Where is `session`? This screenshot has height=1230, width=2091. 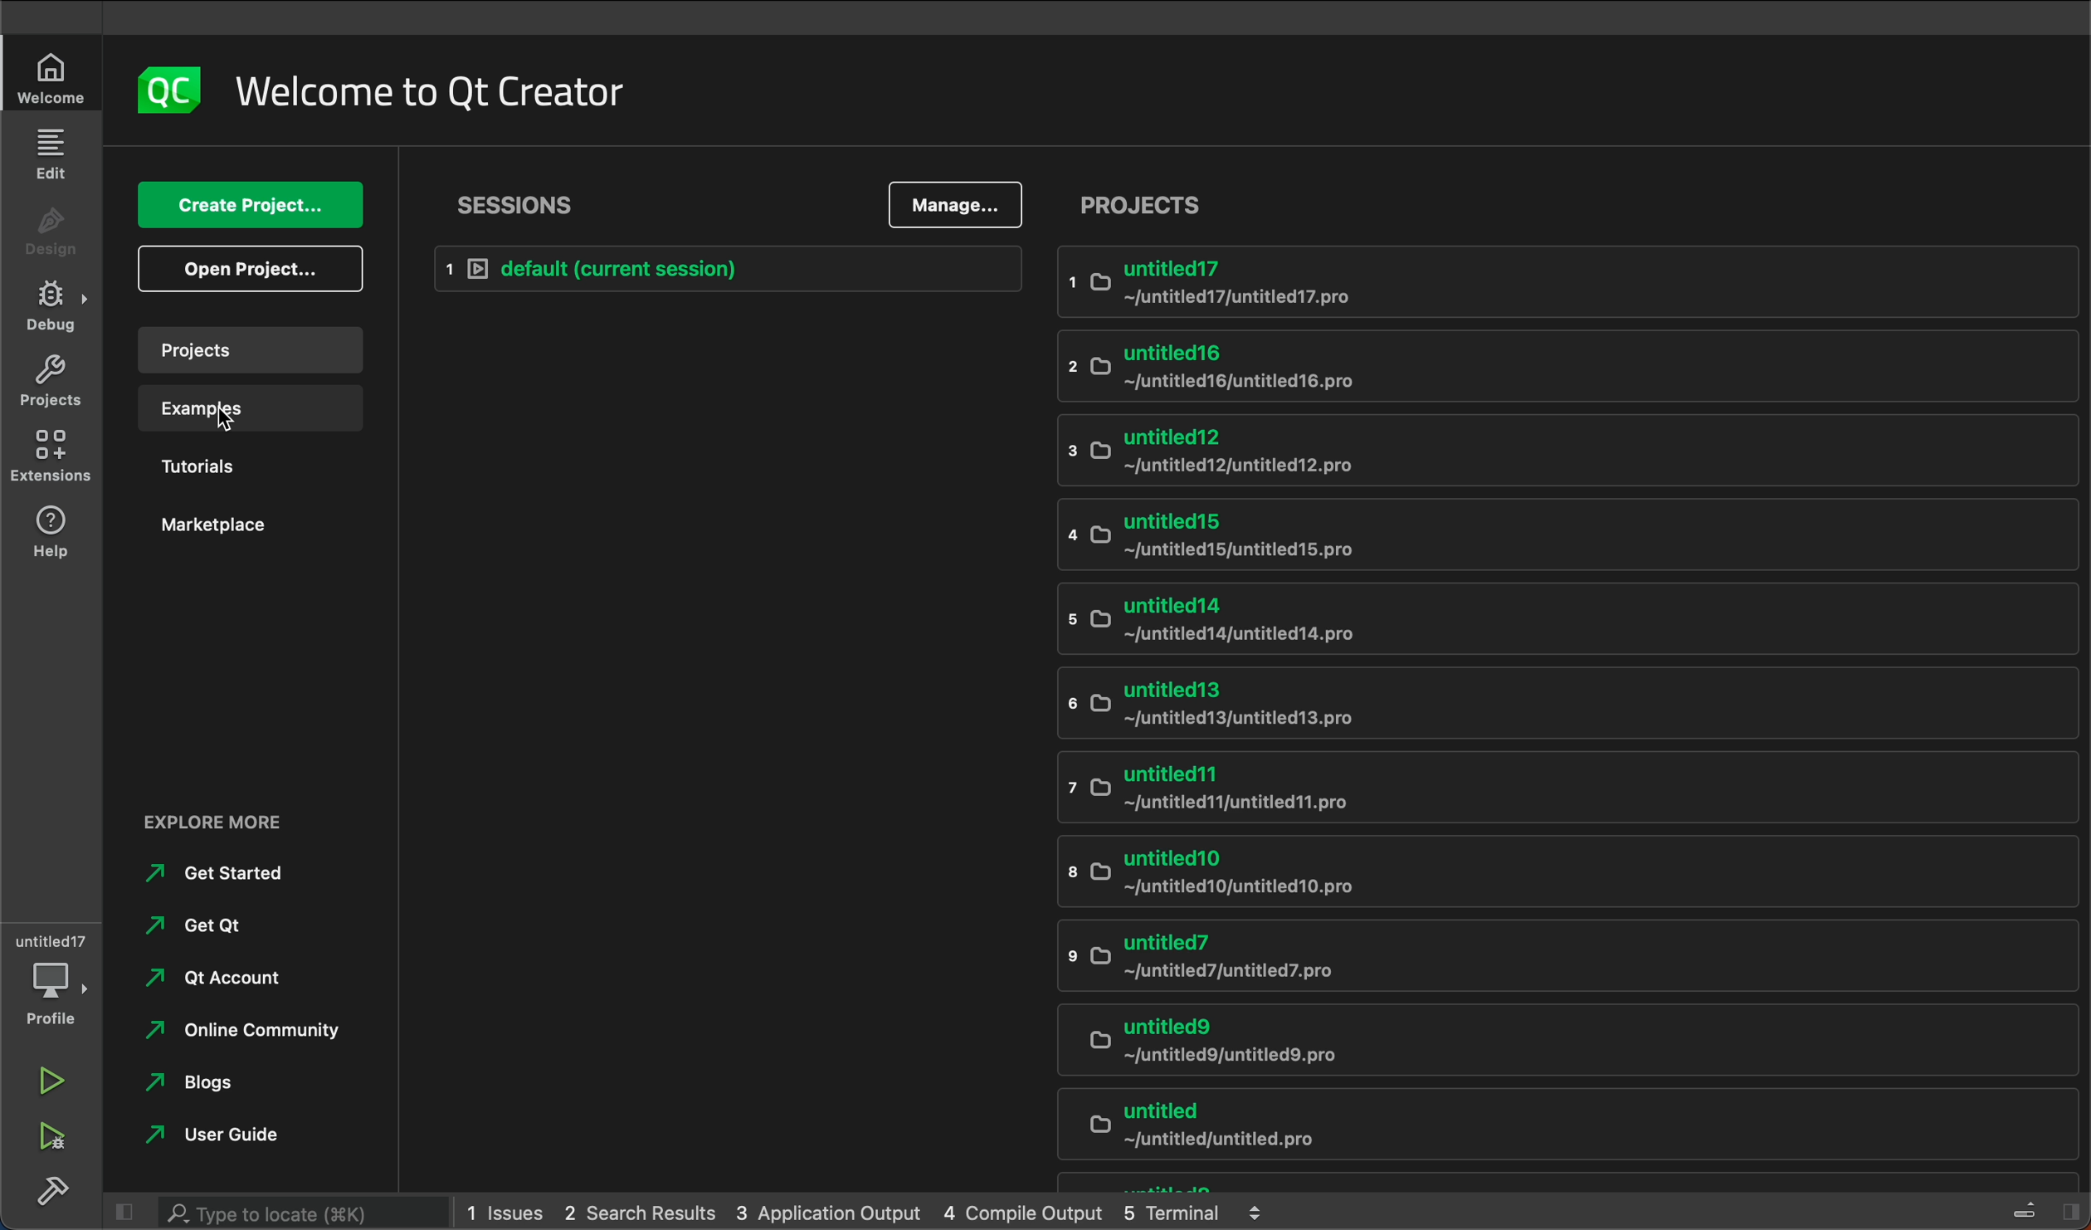 session is located at coordinates (527, 203).